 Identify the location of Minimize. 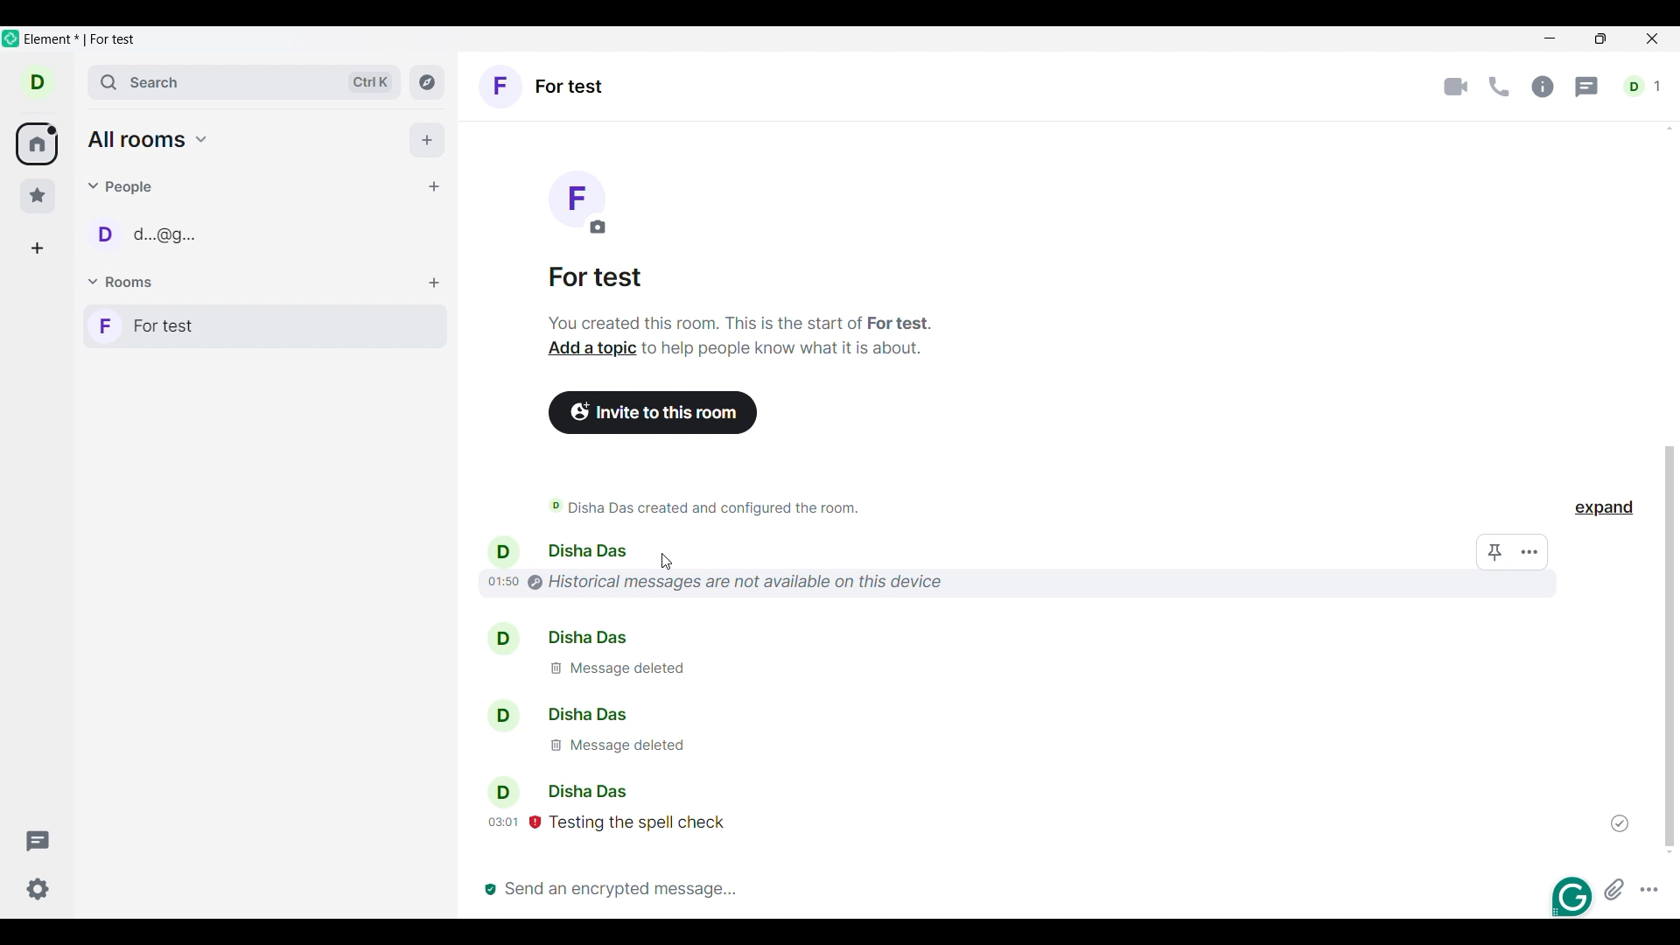
(1550, 38).